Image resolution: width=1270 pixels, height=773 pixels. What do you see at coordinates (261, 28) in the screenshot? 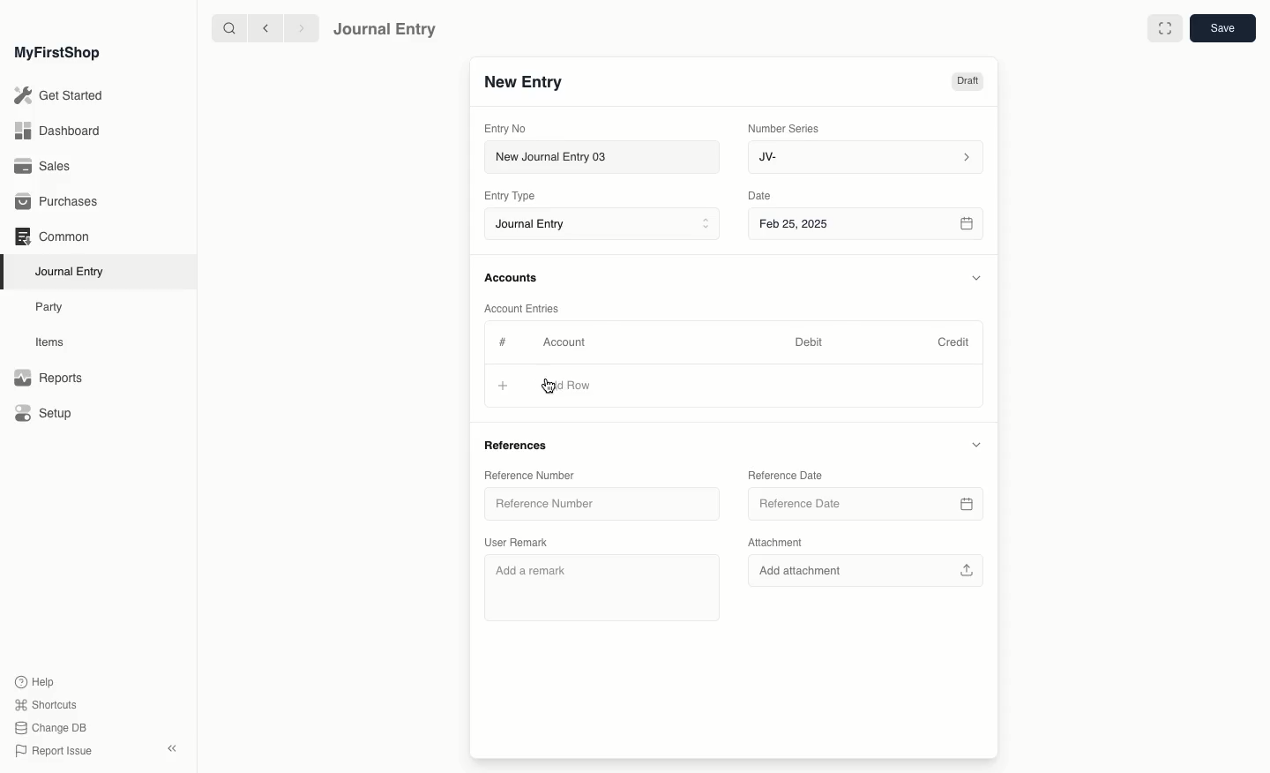
I see `backward <` at bounding box center [261, 28].